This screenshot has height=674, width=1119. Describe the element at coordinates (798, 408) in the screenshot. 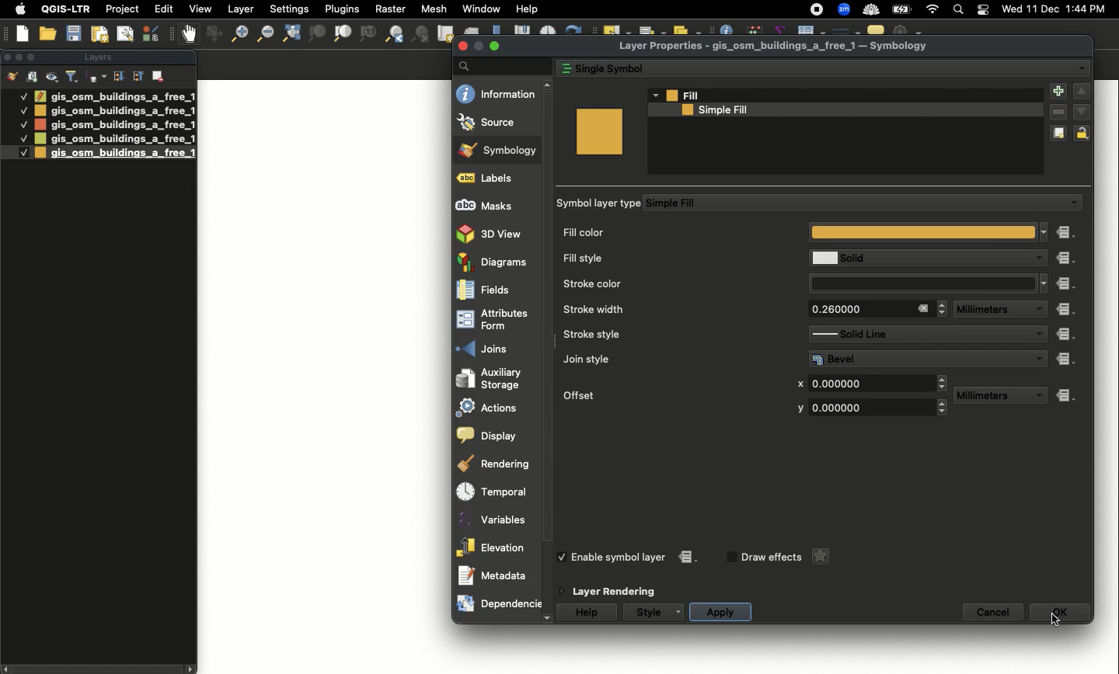

I see `y` at that location.